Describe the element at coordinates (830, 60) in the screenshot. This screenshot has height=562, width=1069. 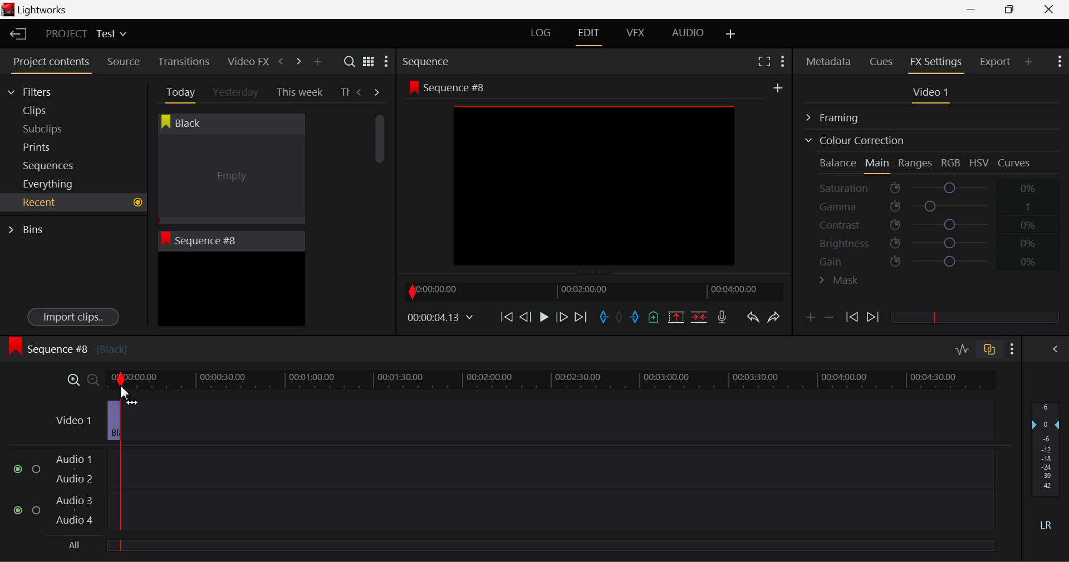
I see `Metadata Panel` at that location.